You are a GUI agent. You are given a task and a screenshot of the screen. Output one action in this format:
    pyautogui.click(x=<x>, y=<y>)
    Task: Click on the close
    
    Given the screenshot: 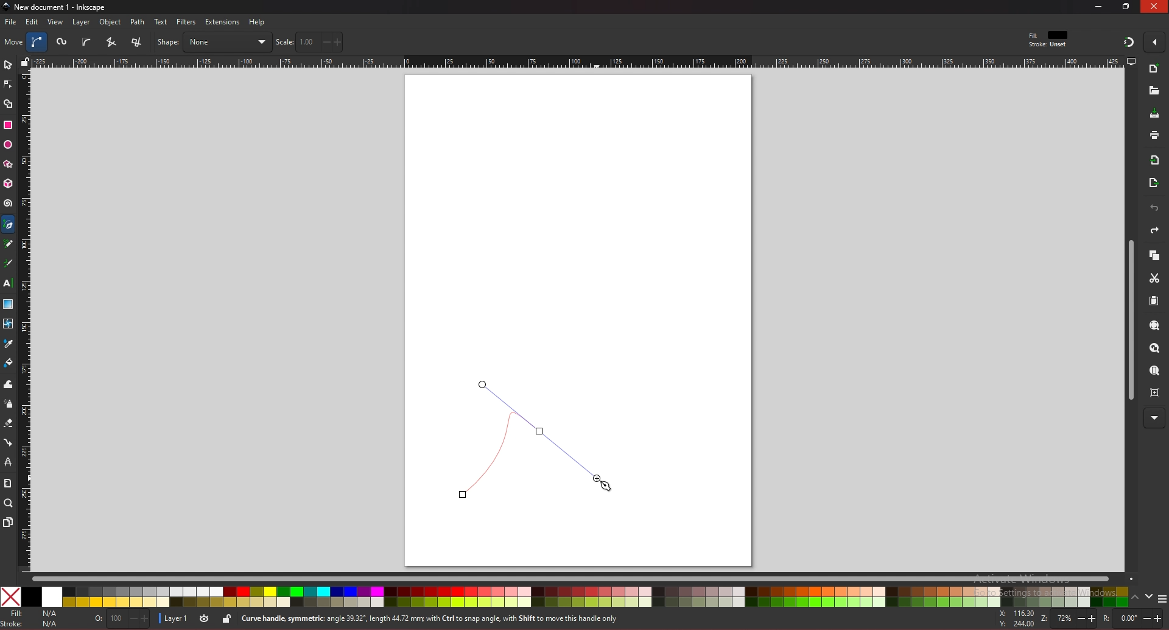 What is the action you would take?
    pyautogui.click(x=1154, y=7)
    